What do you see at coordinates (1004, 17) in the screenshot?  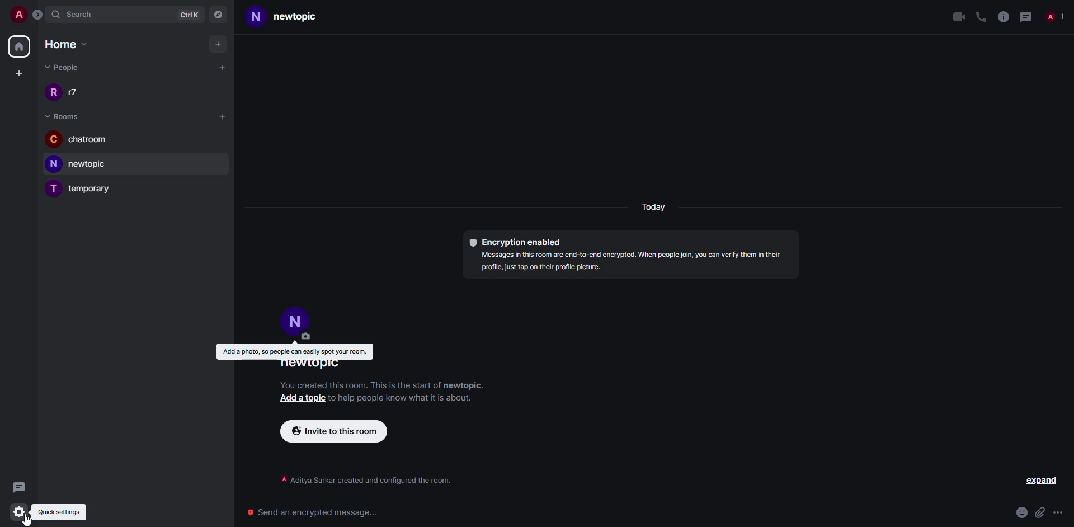 I see `info` at bounding box center [1004, 17].